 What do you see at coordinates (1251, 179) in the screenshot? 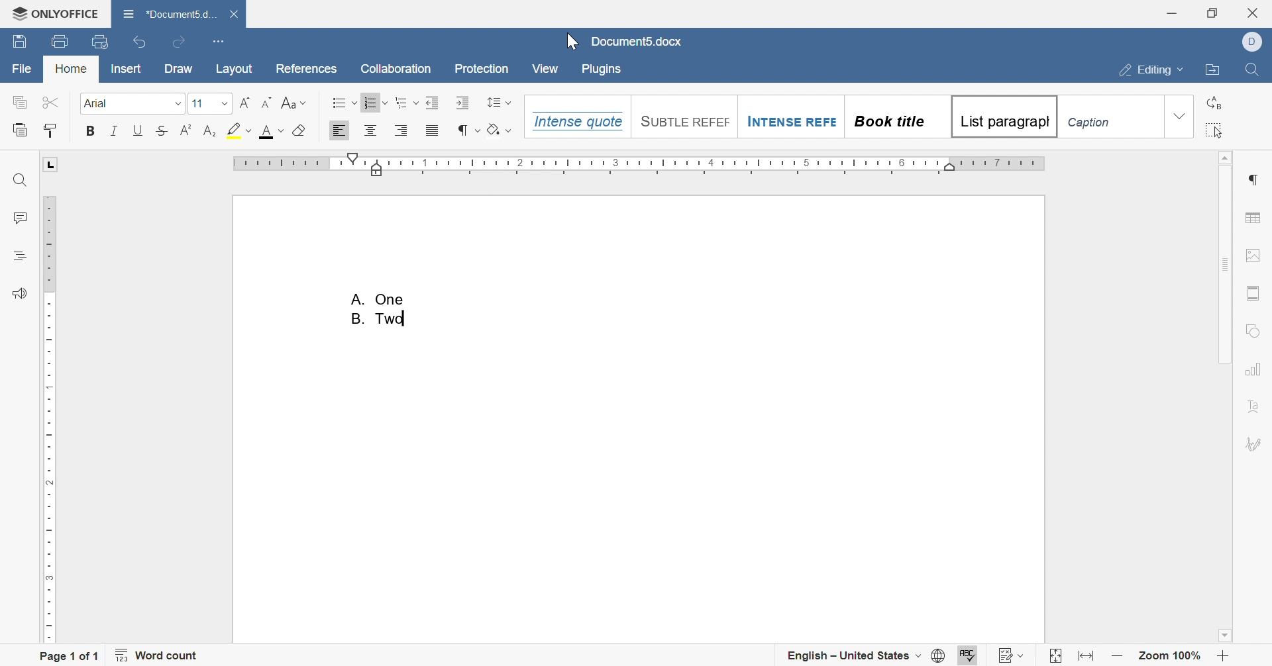
I see `paragraph` at bounding box center [1251, 179].